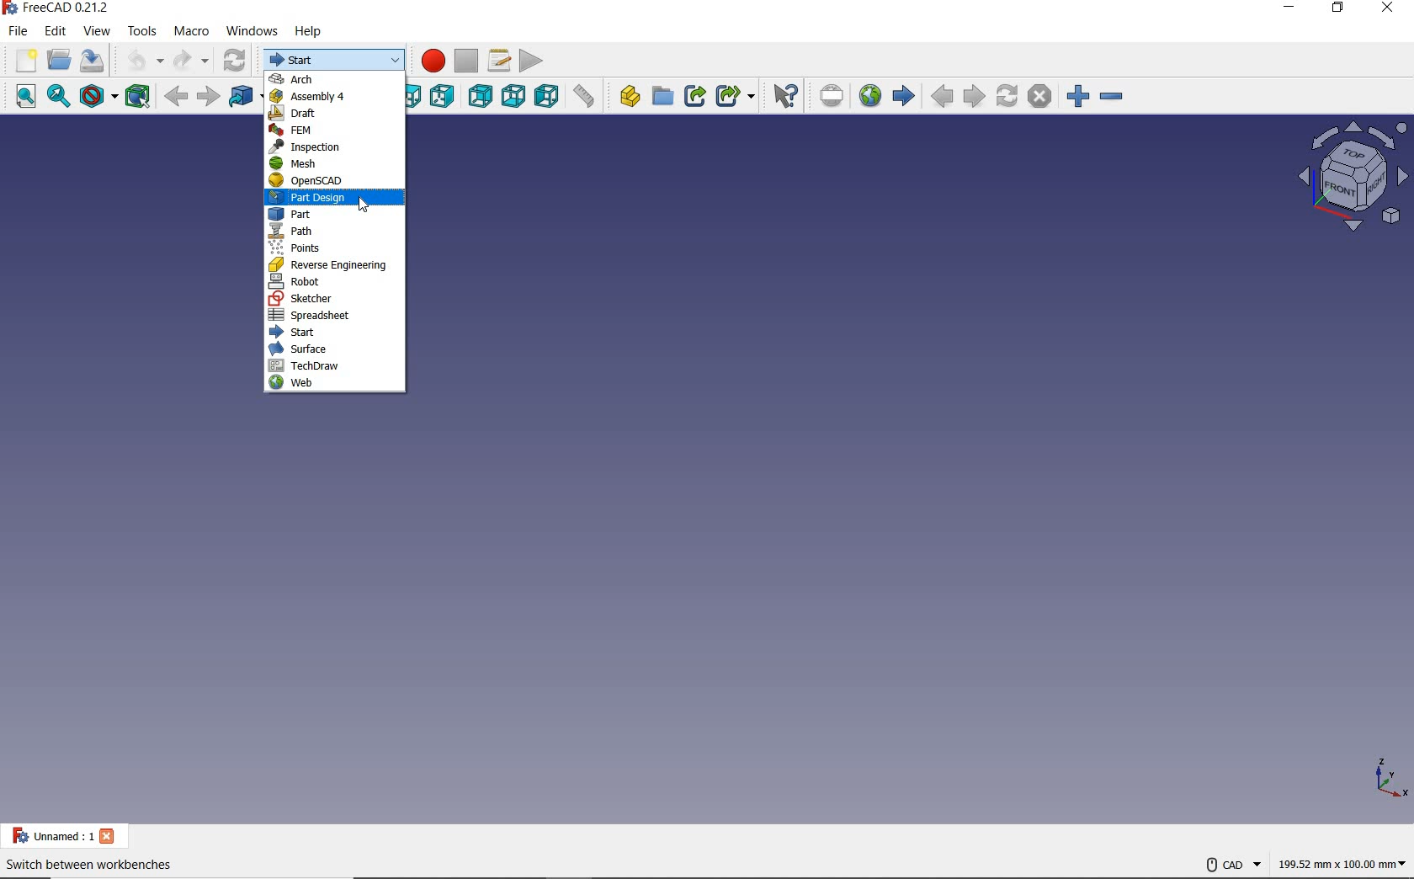 The image size is (1414, 879). What do you see at coordinates (60, 60) in the screenshot?
I see `OPEN` at bounding box center [60, 60].